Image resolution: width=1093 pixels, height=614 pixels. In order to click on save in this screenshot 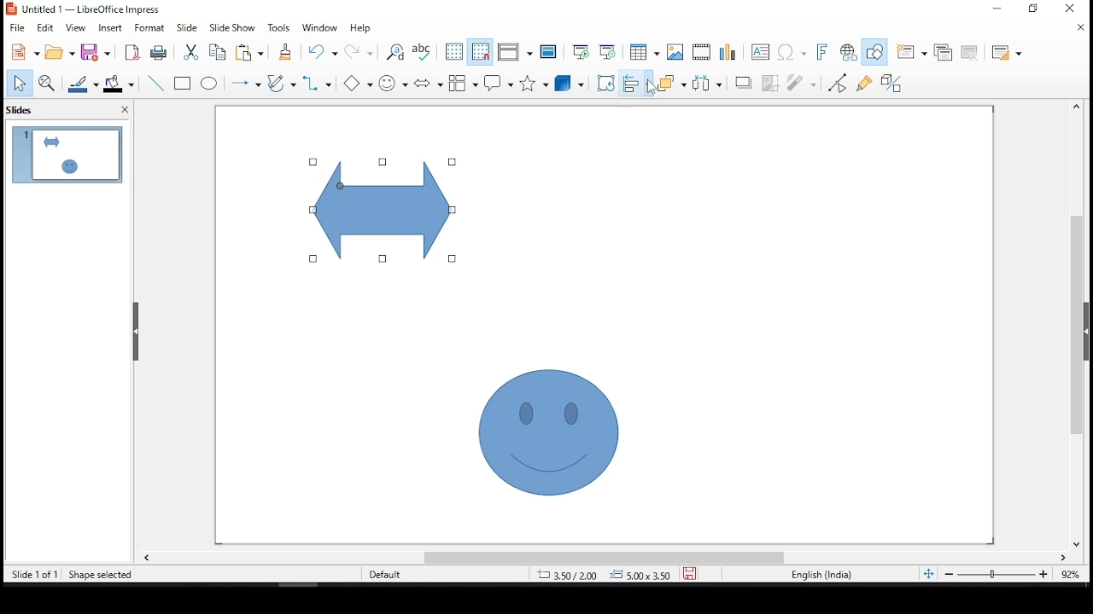, I will do `click(690, 574)`.